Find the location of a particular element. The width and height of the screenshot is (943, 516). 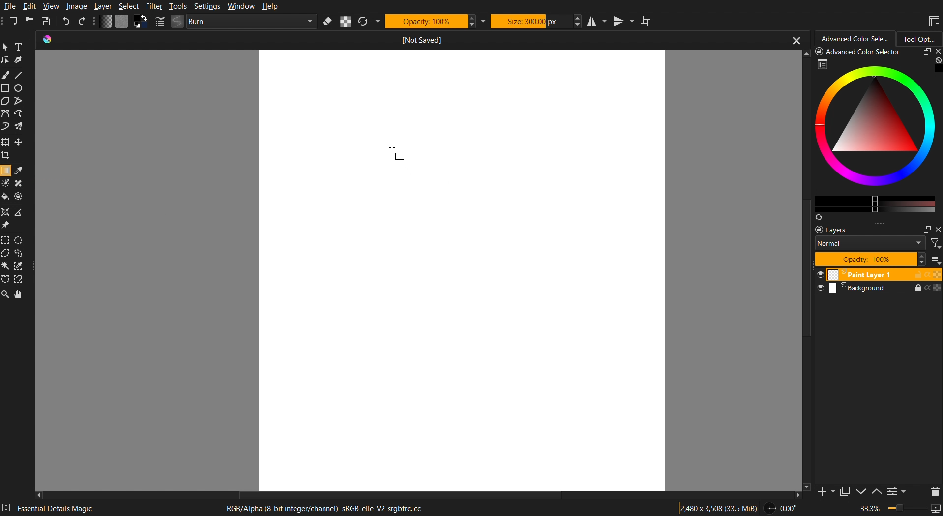

Delete is located at coordinates (932, 490).